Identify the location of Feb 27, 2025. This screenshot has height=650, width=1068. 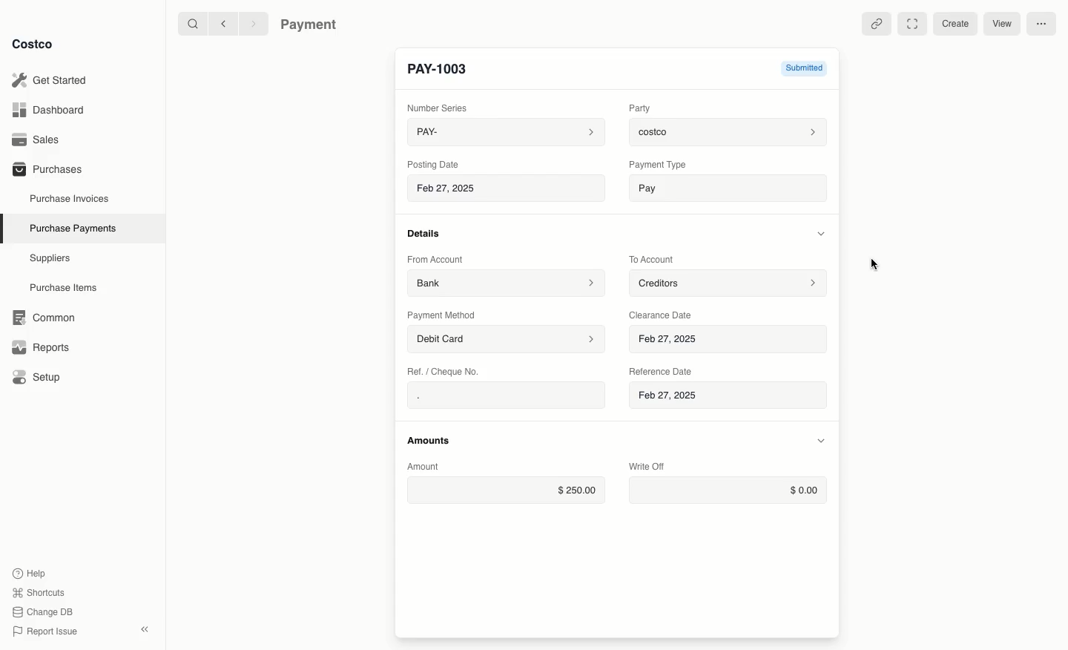
(507, 191).